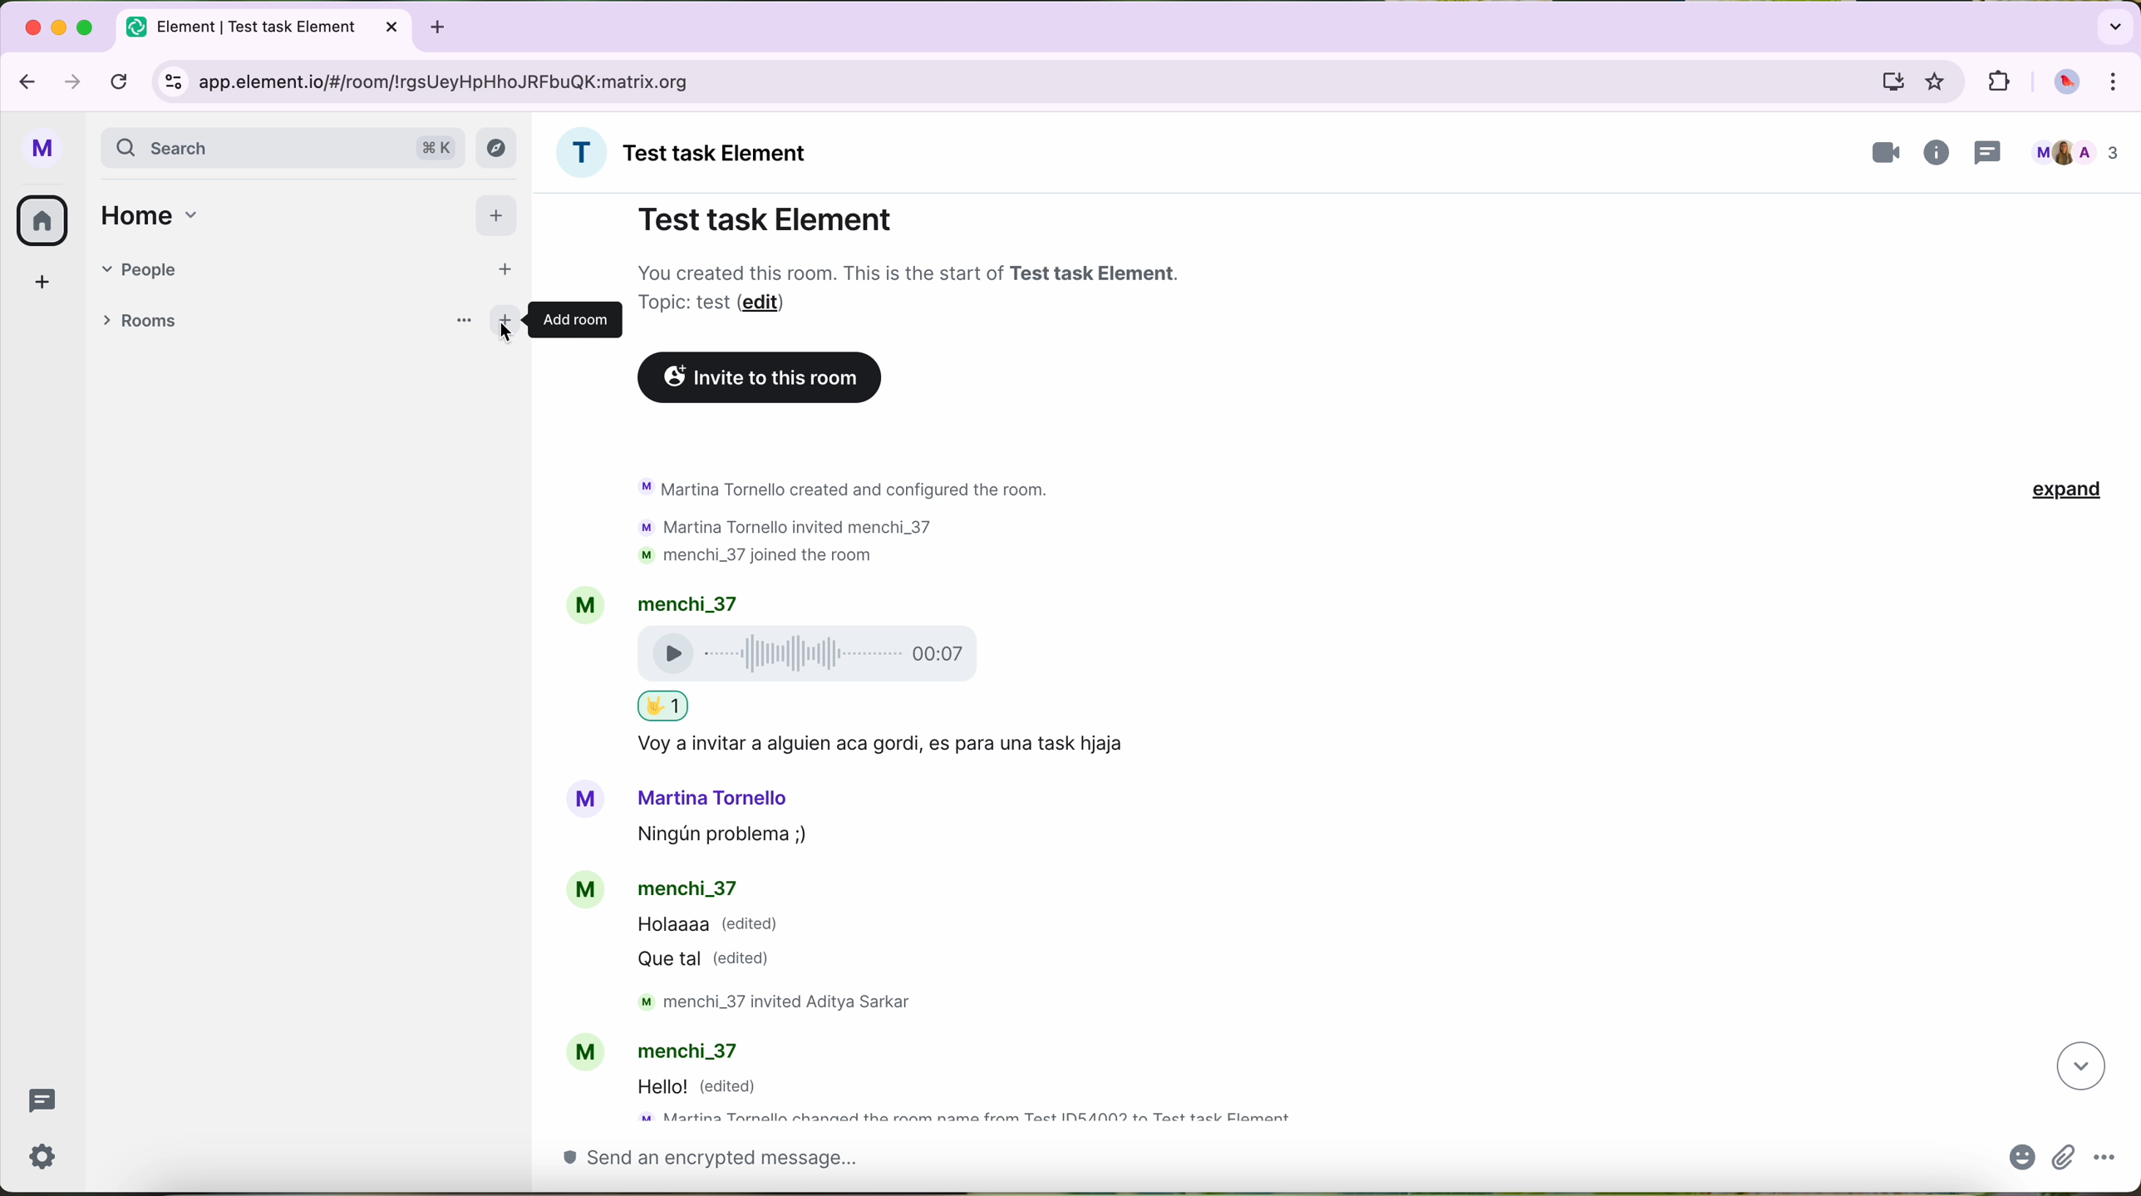 Image resolution: width=2141 pixels, height=1196 pixels. Describe the element at coordinates (2075, 152) in the screenshot. I see `people` at that location.